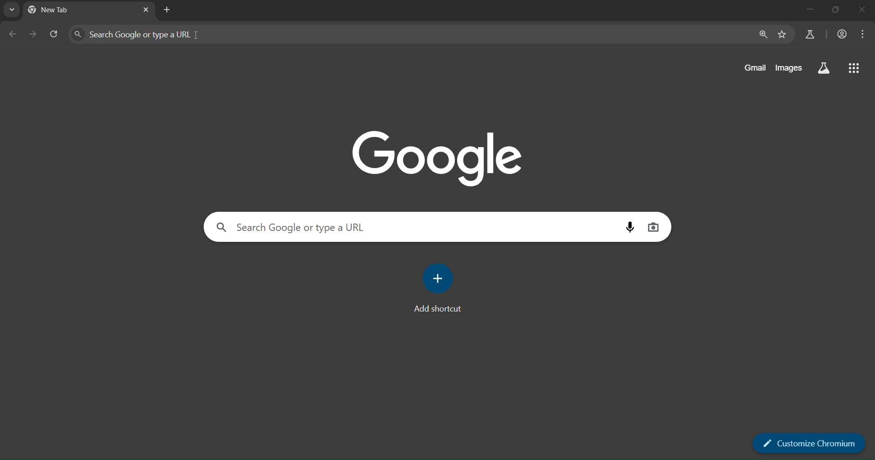  What do you see at coordinates (782, 35) in the screenshot?
I see `bookmark page` at bounding box center [782, 35].